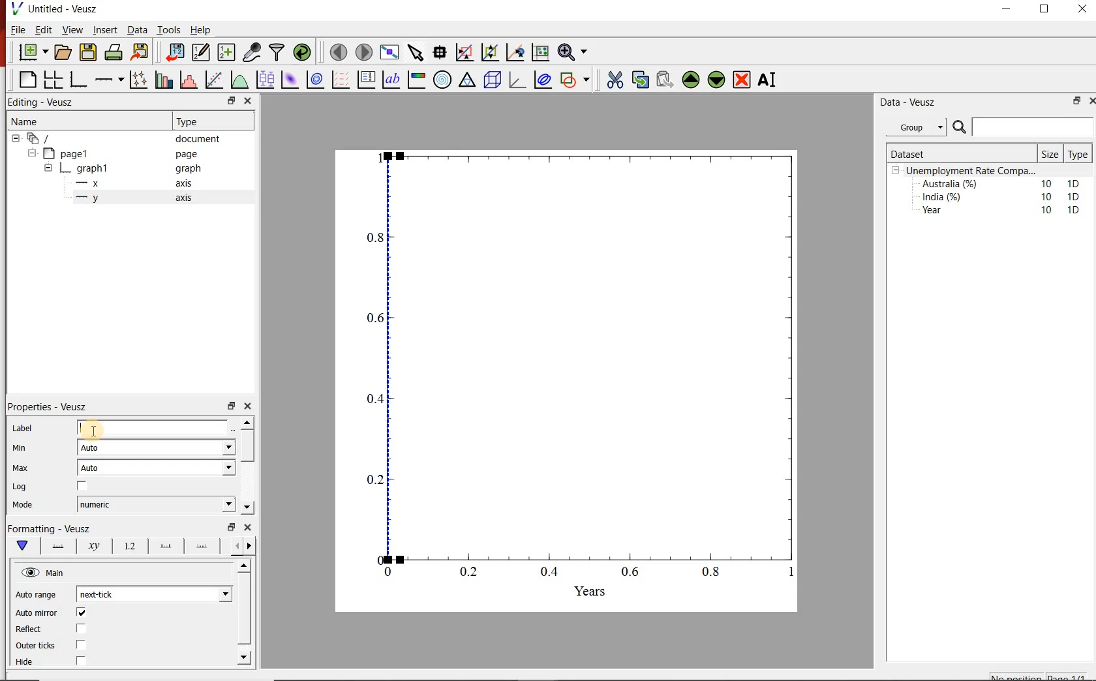 This screenshot has height=681, width=1096. Describe the element at coordinates (27, 469) in the screenshot. I see `Max` at that location.